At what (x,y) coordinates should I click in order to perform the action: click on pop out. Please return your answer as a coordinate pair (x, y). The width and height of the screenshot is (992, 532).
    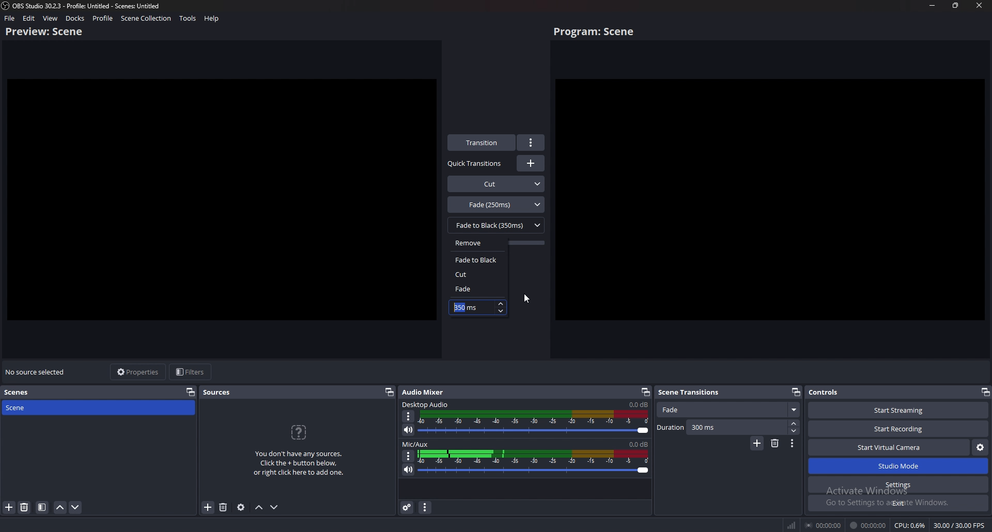
    Looking at the image, I should click on (191, 392).